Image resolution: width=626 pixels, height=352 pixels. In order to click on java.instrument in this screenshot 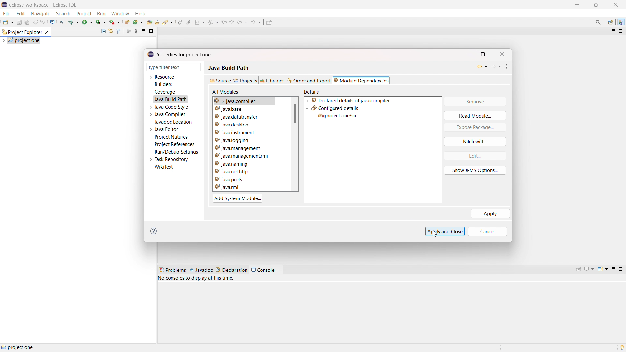, I will do `click(247, 132)`.